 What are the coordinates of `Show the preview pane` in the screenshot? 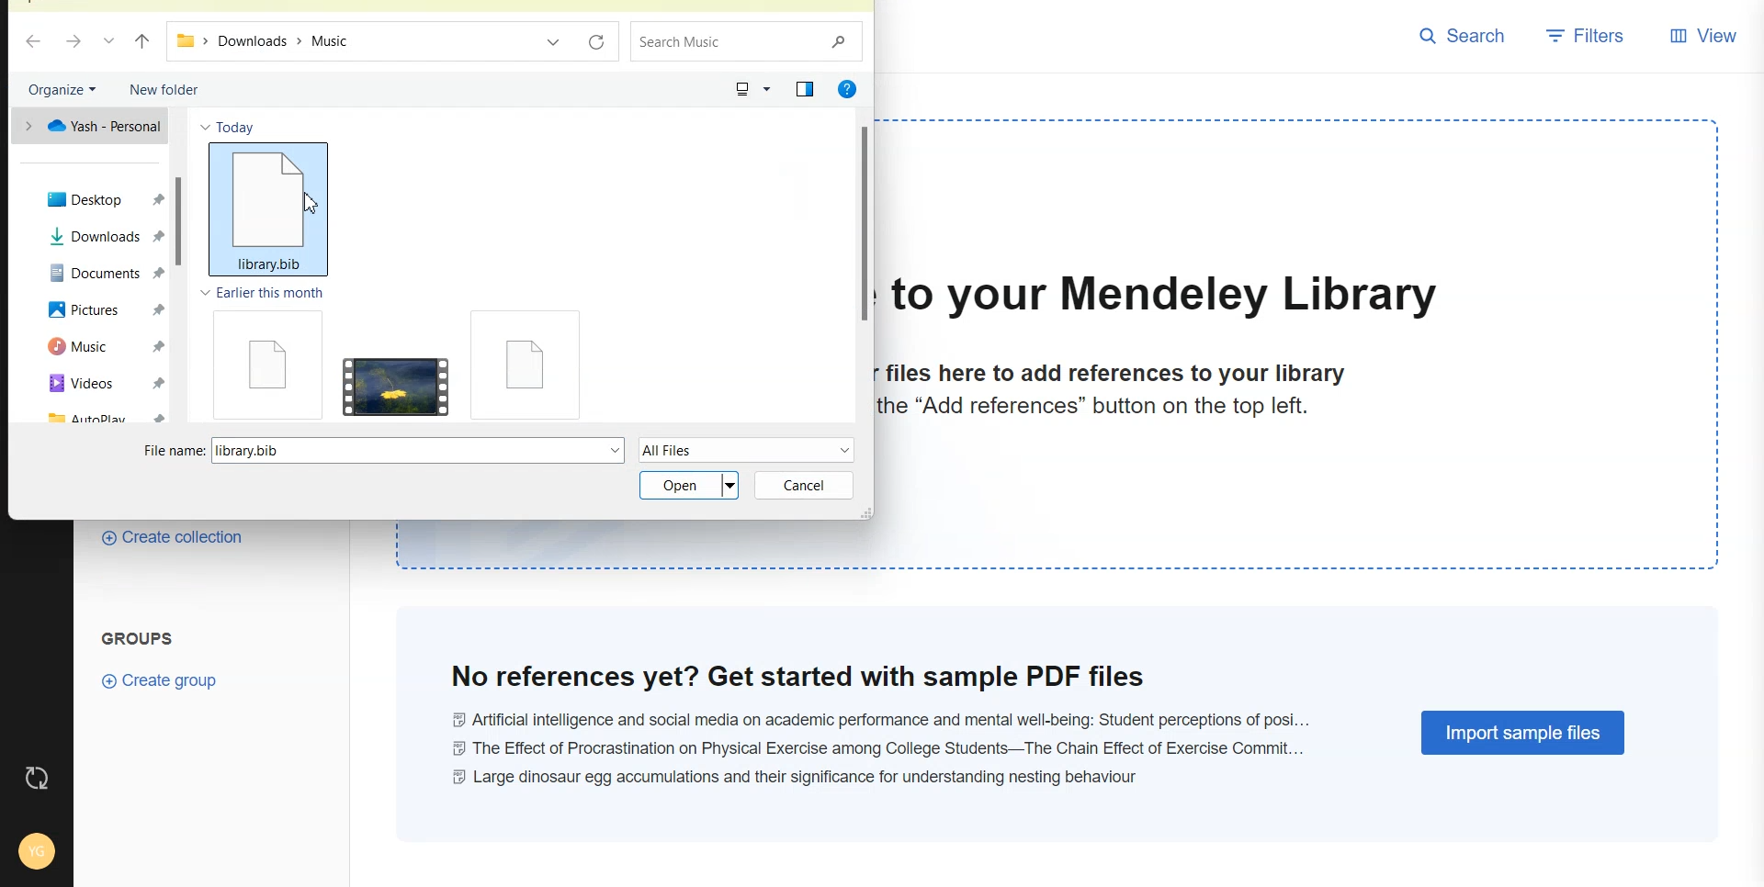 It's located at (806, 88).